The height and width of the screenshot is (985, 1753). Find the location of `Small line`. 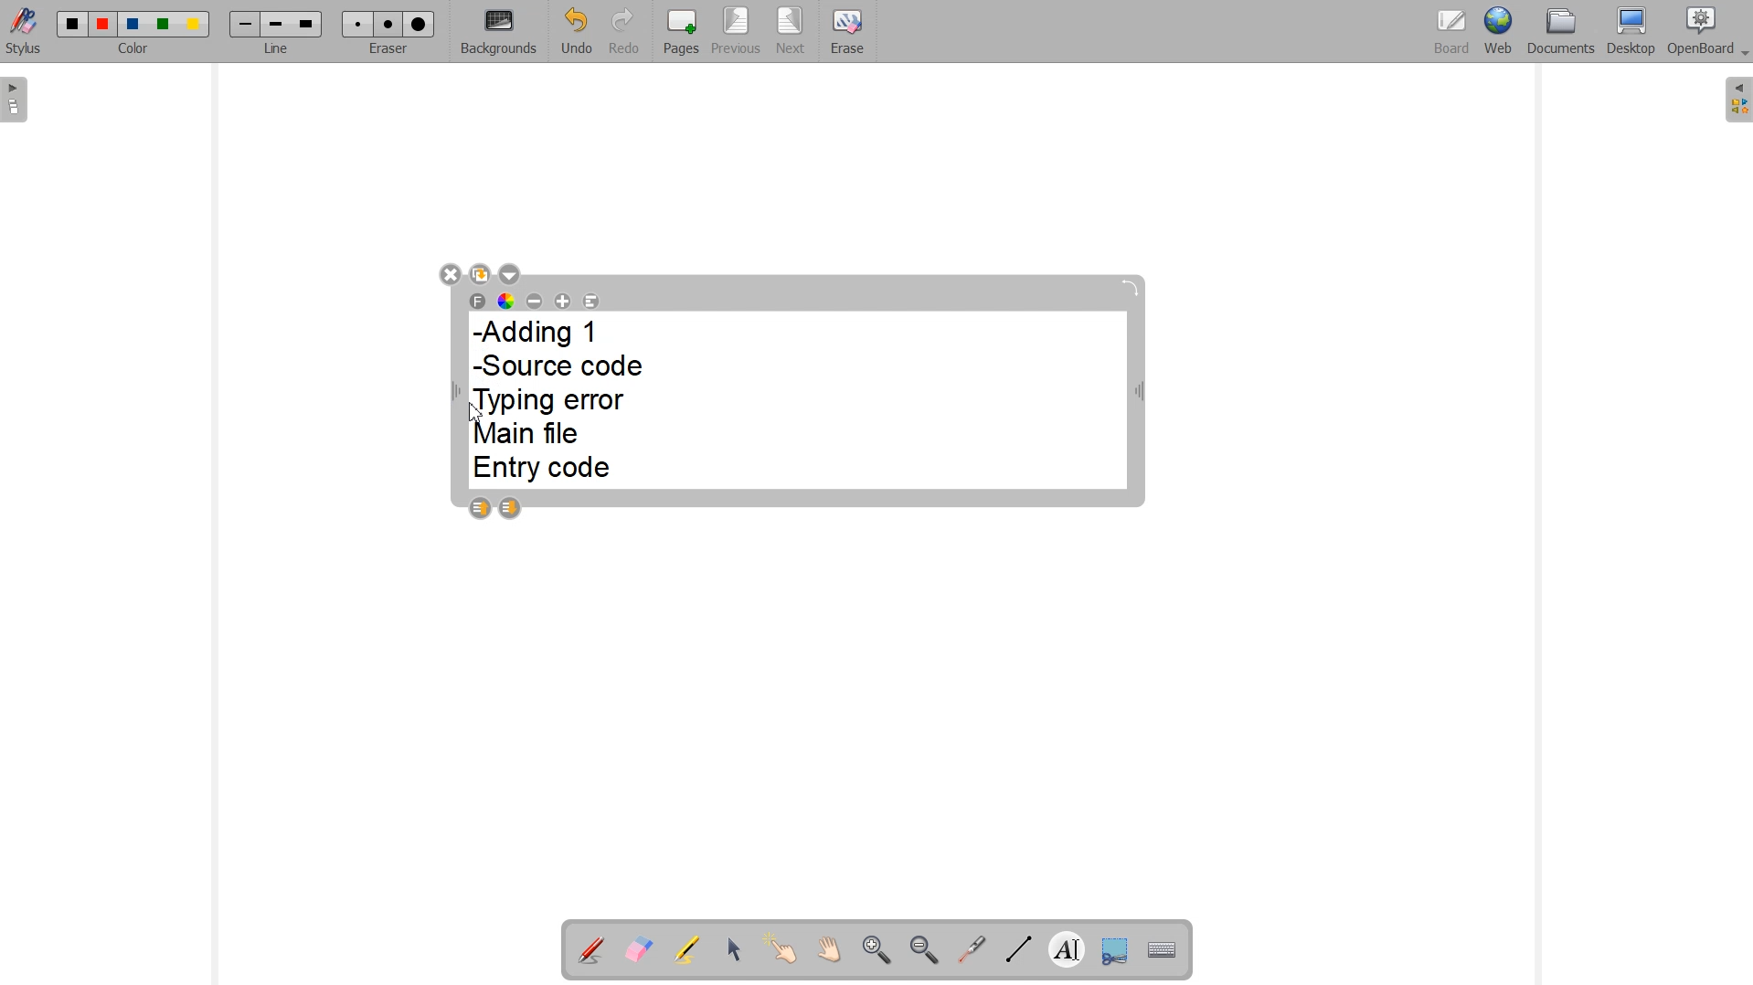

Small line is located at coordinates (246, 25).